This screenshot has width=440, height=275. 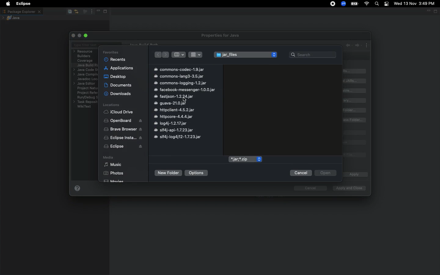 I want to click on Builders, so click(x=84, y=56).